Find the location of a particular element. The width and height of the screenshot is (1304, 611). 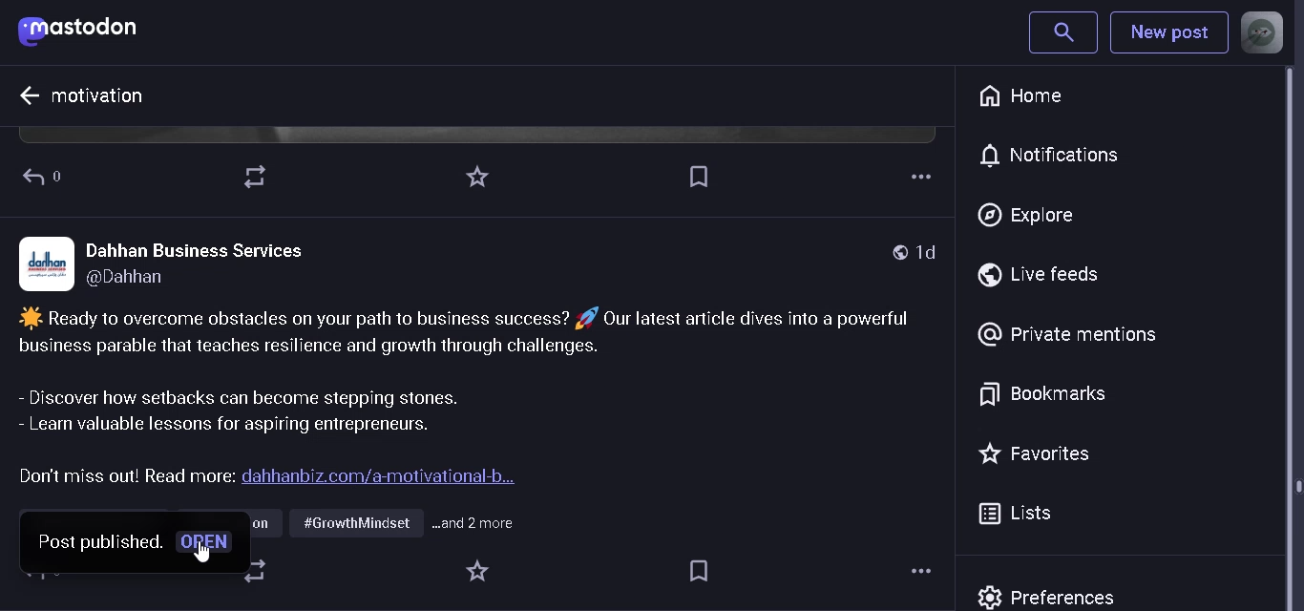

Tag is located at coordinates (699, 176).